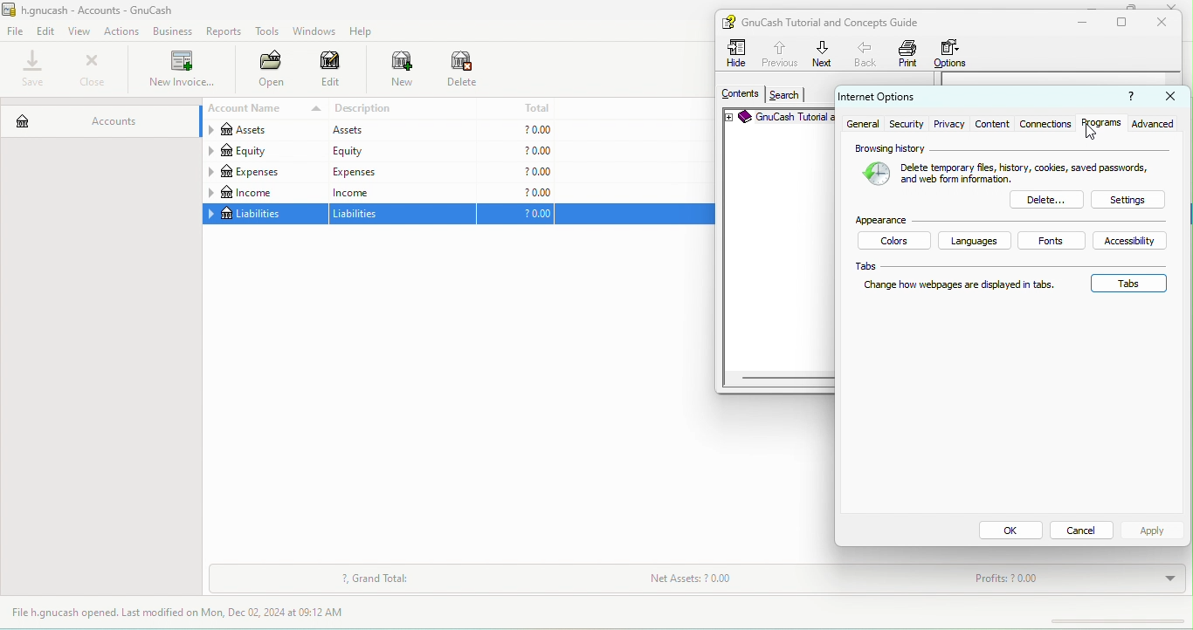 The height and width of the screenshot is (630, 1193). I want to click on tools, so click(268, 33).